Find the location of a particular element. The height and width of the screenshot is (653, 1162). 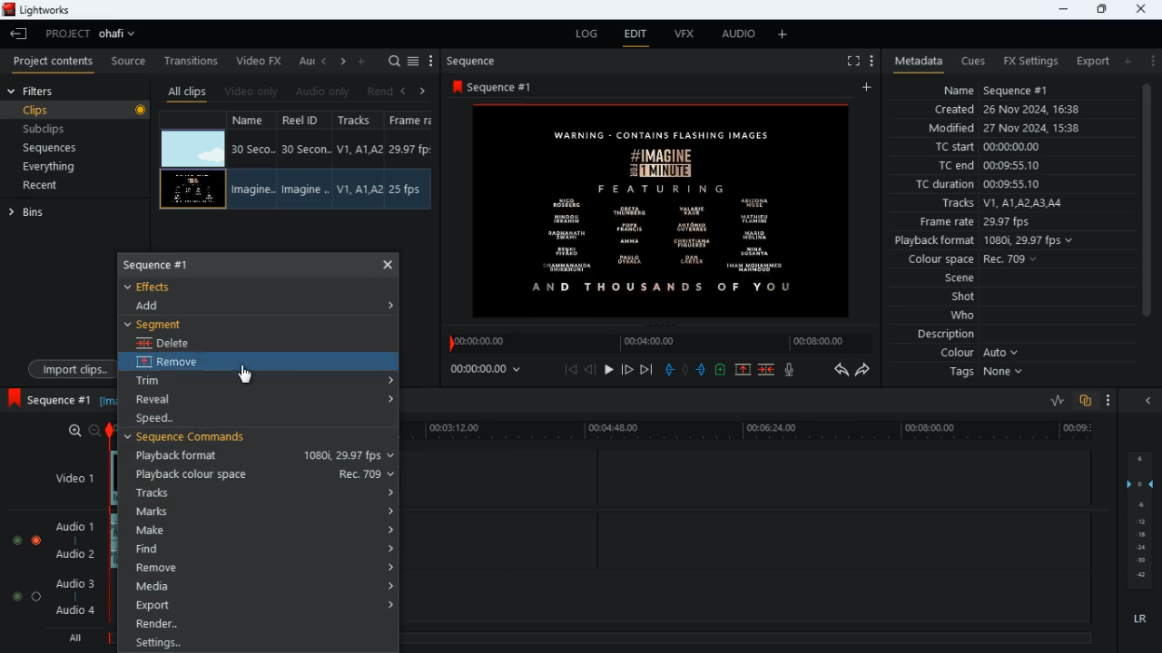

maximize is located at coordinates (1098, 11).